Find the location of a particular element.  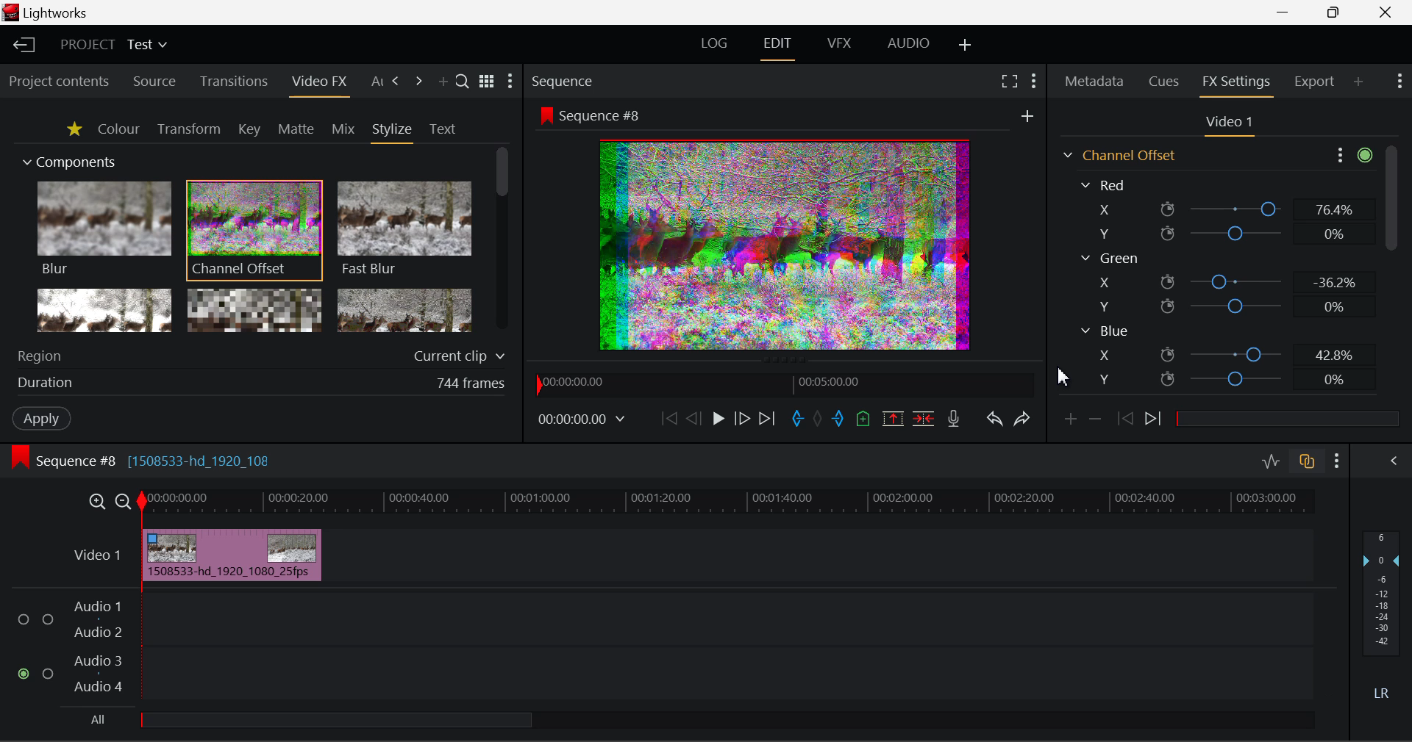

Sequence Preview Screen Section is located at coordinates (786, 114).